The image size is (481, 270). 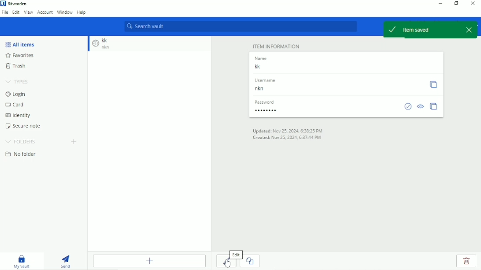 What do you see at coordinates (268, 80) in the screenshot?
I see `username label` at bounding box center [268, 80].